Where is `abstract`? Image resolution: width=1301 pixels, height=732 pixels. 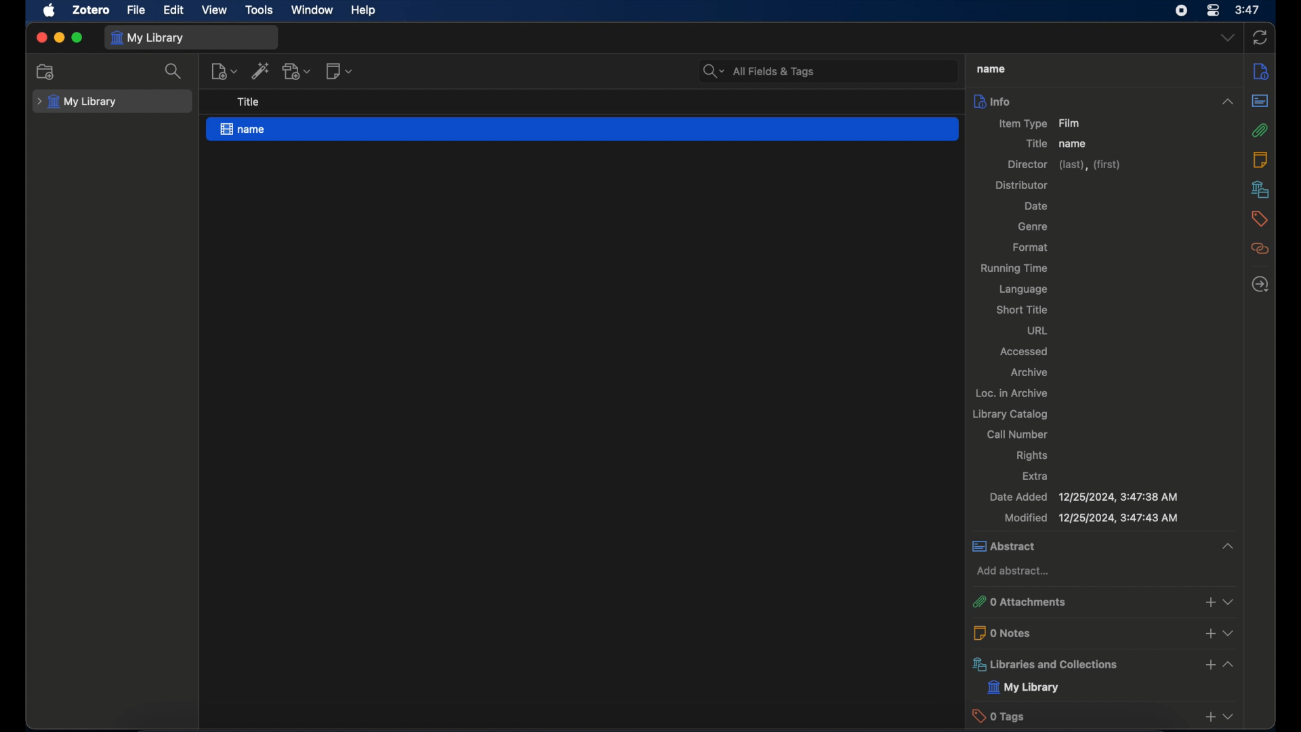
abstract is located at coordinates (1261, 101).